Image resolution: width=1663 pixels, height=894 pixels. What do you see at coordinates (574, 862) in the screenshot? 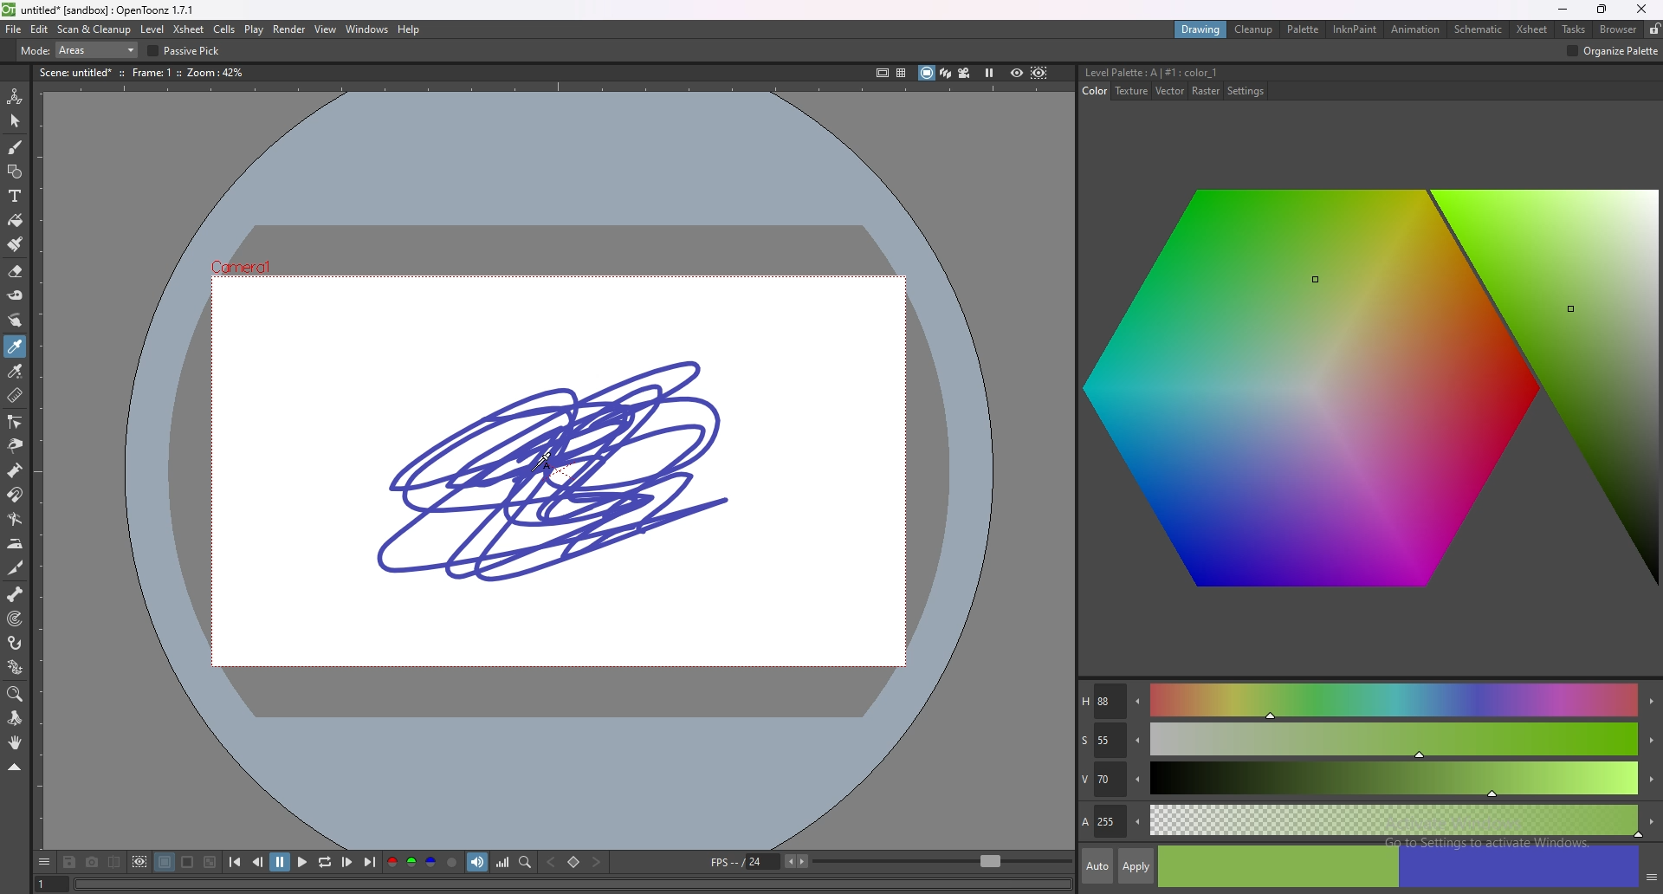
I see `set key` at bounding box center [574, 862].